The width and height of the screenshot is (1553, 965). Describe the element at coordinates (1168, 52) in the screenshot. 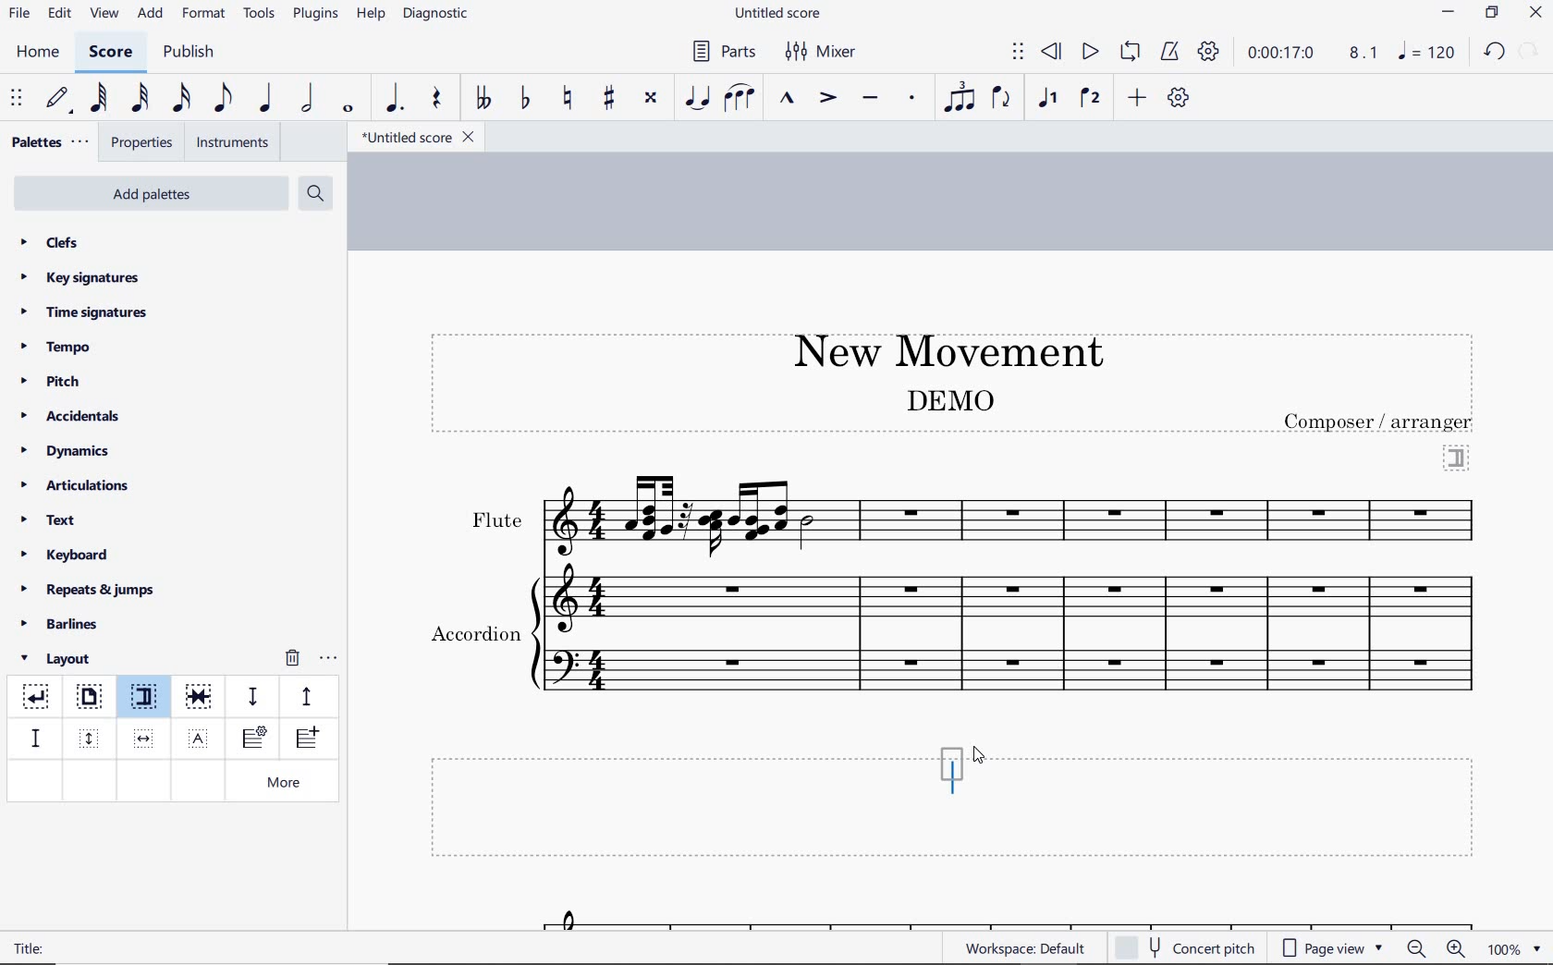

I see `metronome` at that location.